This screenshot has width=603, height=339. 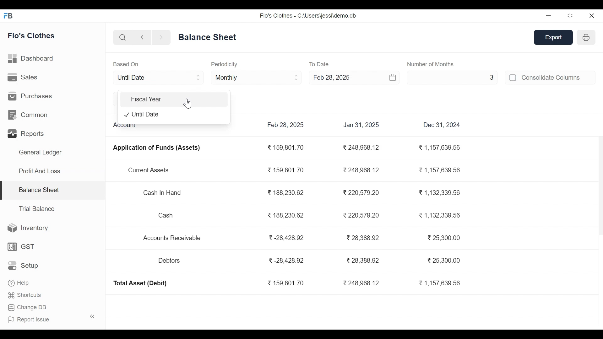 I want to click on cursor, so click(x=189, y=102).